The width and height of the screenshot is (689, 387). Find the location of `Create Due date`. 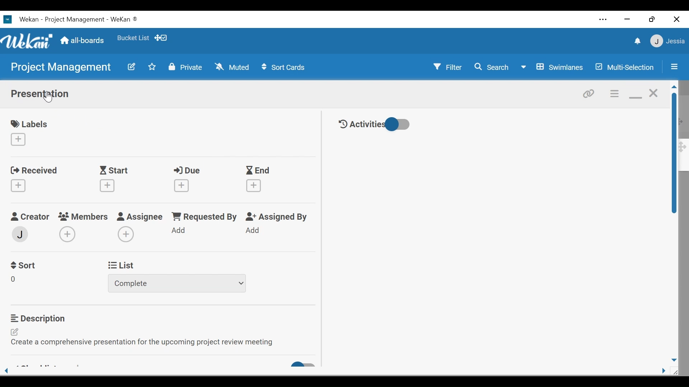

Create Due date is located at coordinates (180, 185).